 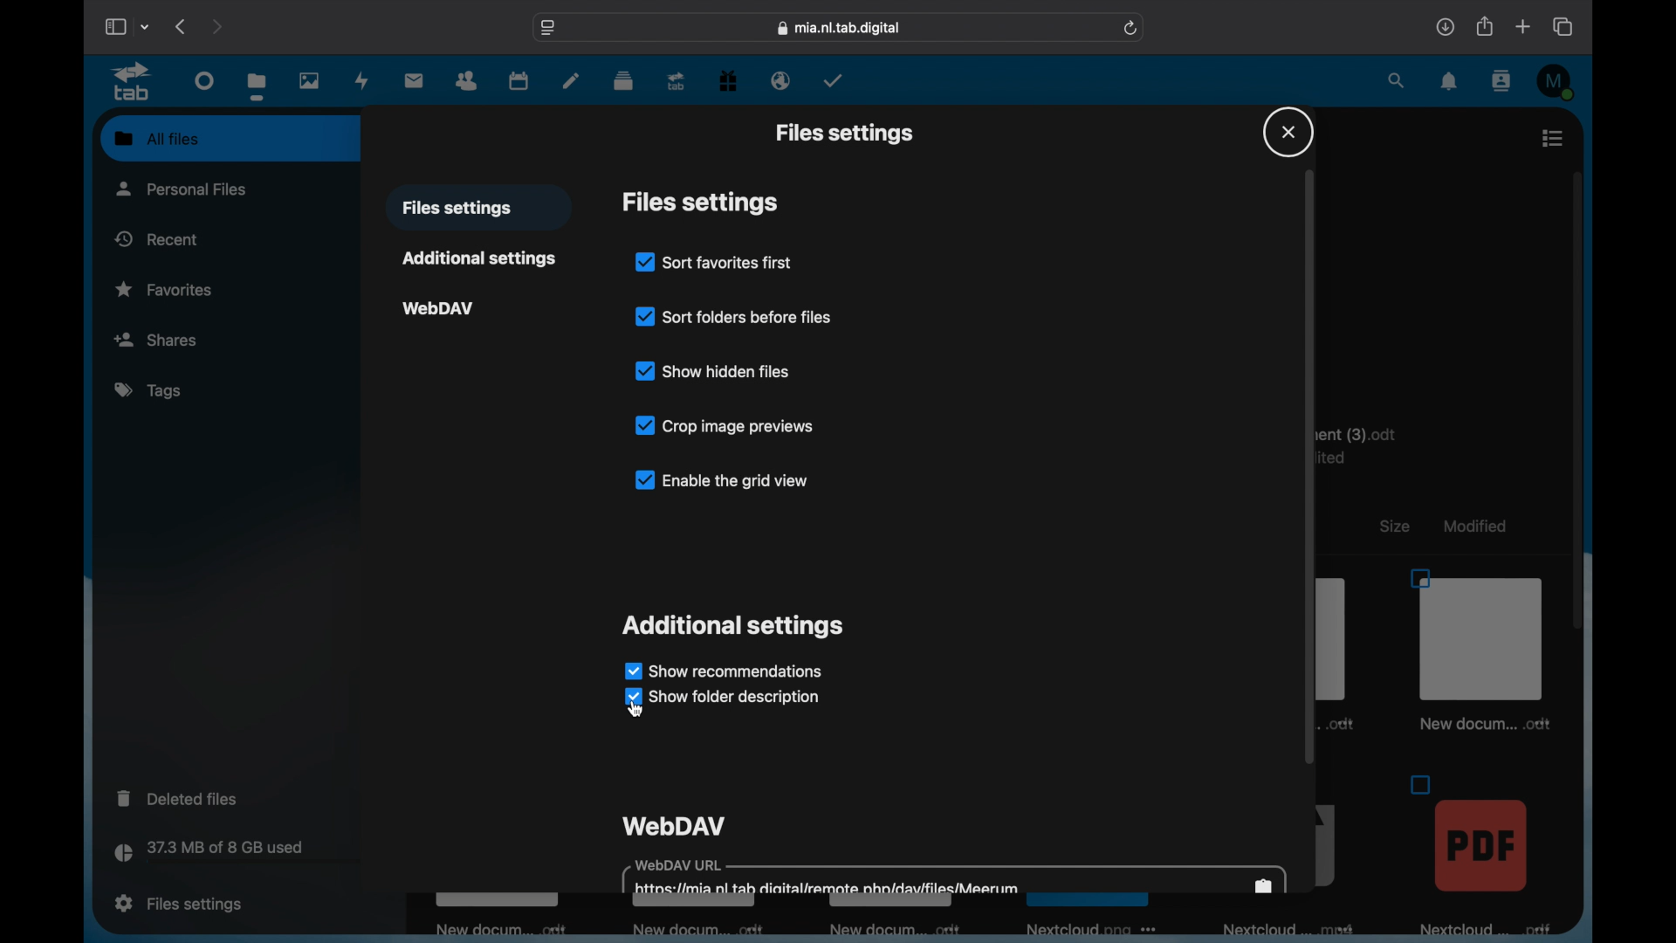 What do you see at coordinates (1131, 28) in the screenshot?
I see `refresh` at bounding box center [1131, 28].